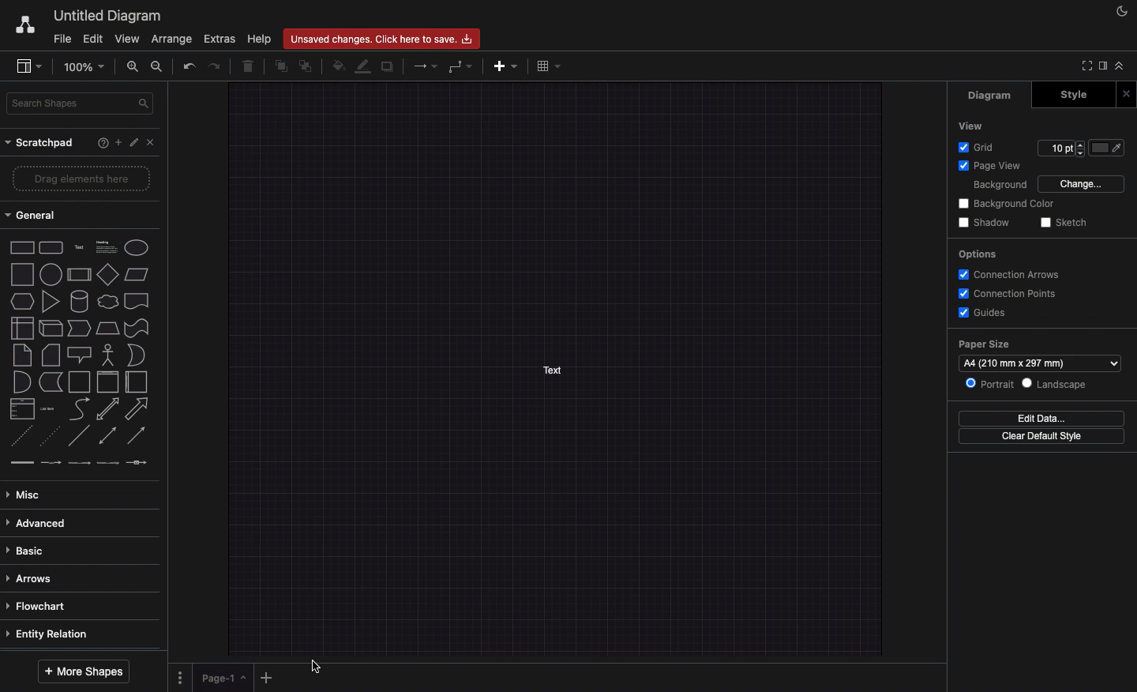  What do you see at coordinates (128, 38) in the screenshot?
I see `View` at bounding box center [128, 38].